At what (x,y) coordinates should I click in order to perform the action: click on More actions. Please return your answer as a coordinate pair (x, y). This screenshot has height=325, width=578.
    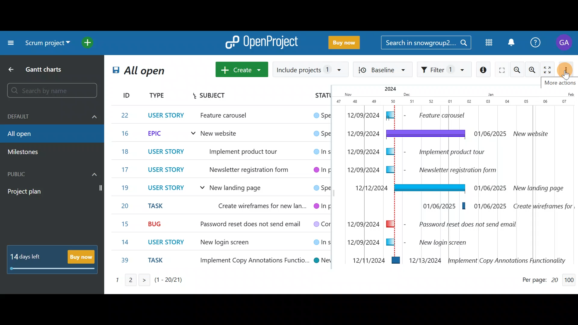
    Looking at the image, I should click on (567, 69).